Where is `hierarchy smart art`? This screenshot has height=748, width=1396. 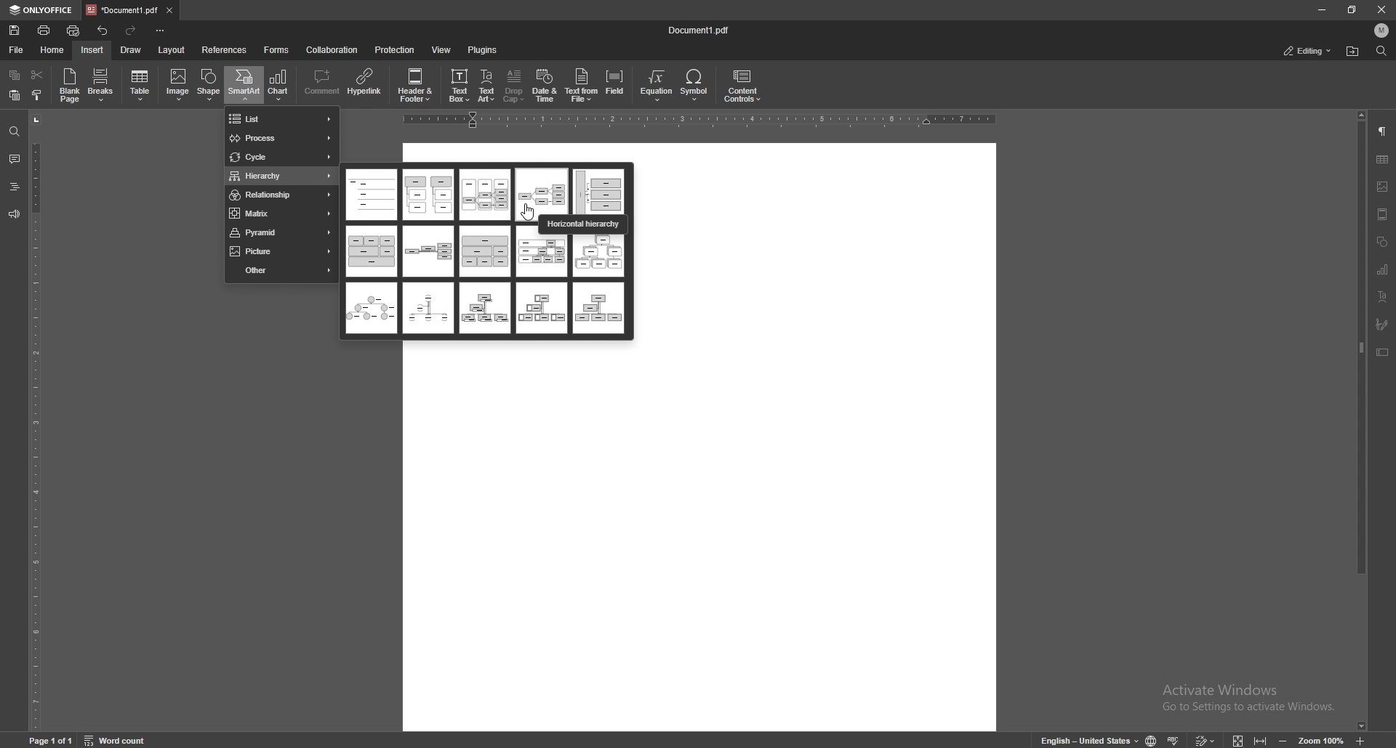 hierarchy smart art is located at coordinates (370, 251).